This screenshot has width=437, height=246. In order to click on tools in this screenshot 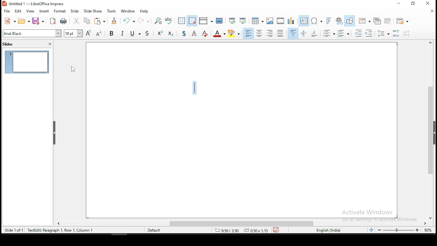, I will do `click(112, 11)`.